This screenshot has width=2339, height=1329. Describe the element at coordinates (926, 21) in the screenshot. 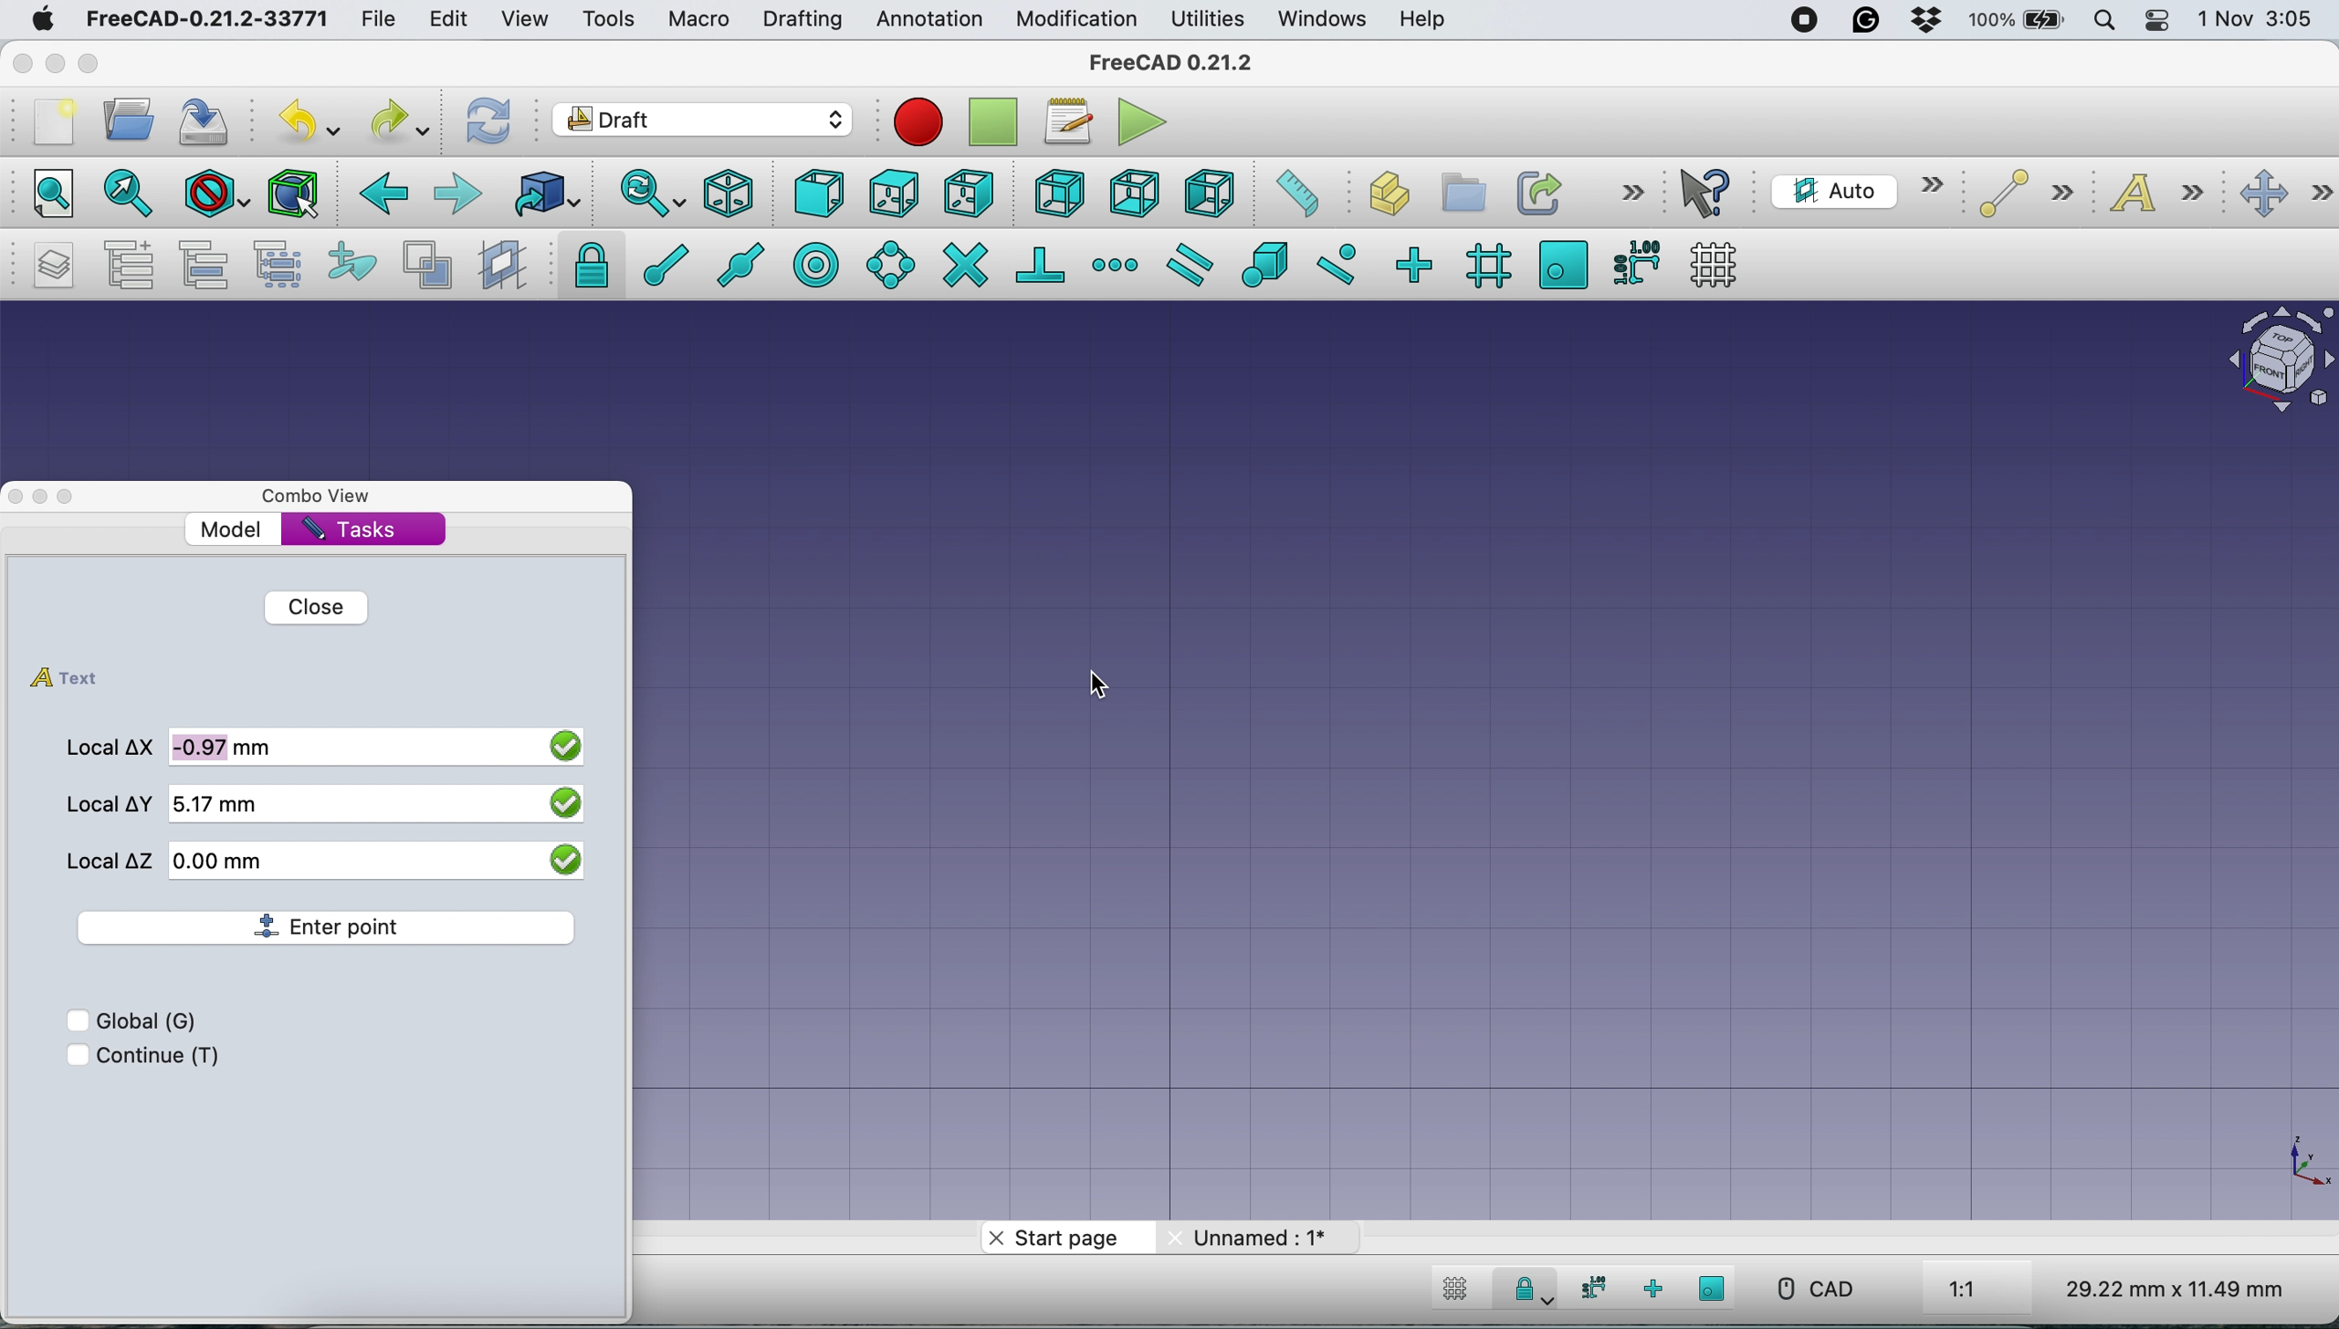

I see `annotation` at that location.